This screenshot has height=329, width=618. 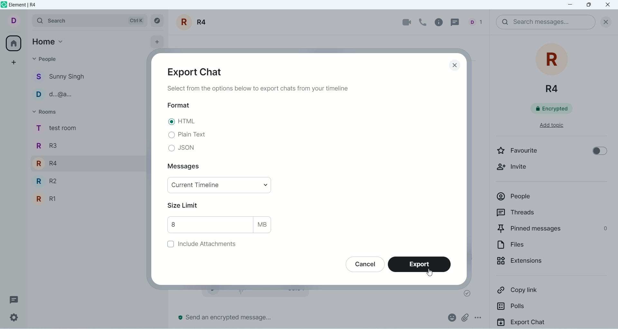 I want to click on people, so click(x=478, y=22).